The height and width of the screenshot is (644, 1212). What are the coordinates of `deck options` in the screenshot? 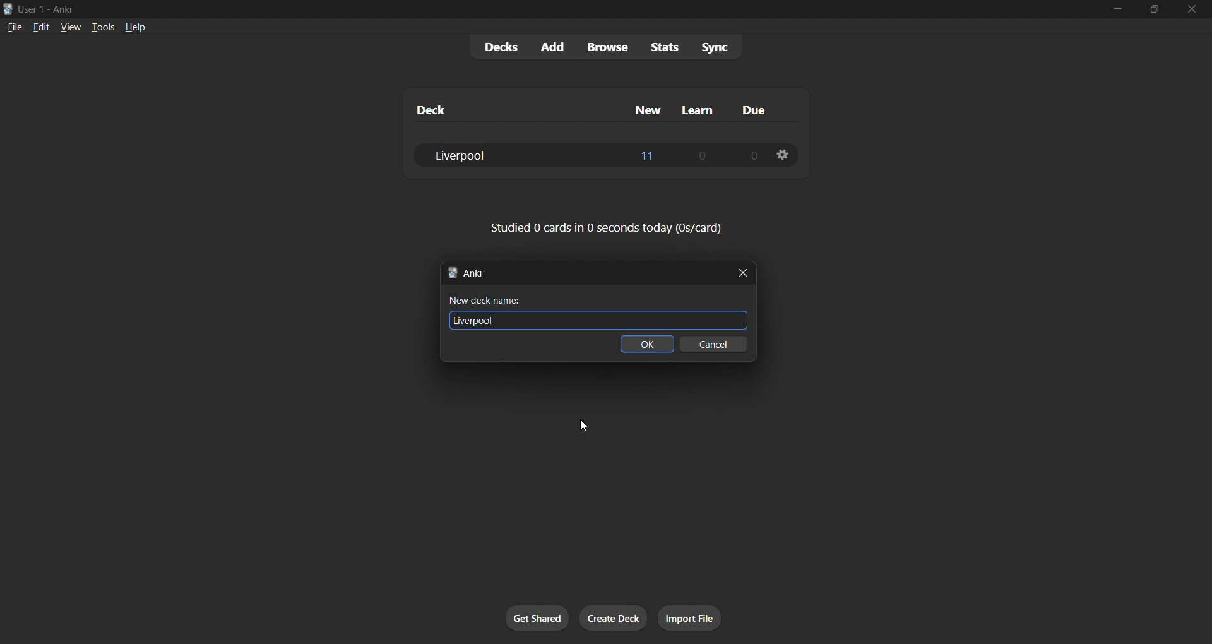 It's located at (783, 157).